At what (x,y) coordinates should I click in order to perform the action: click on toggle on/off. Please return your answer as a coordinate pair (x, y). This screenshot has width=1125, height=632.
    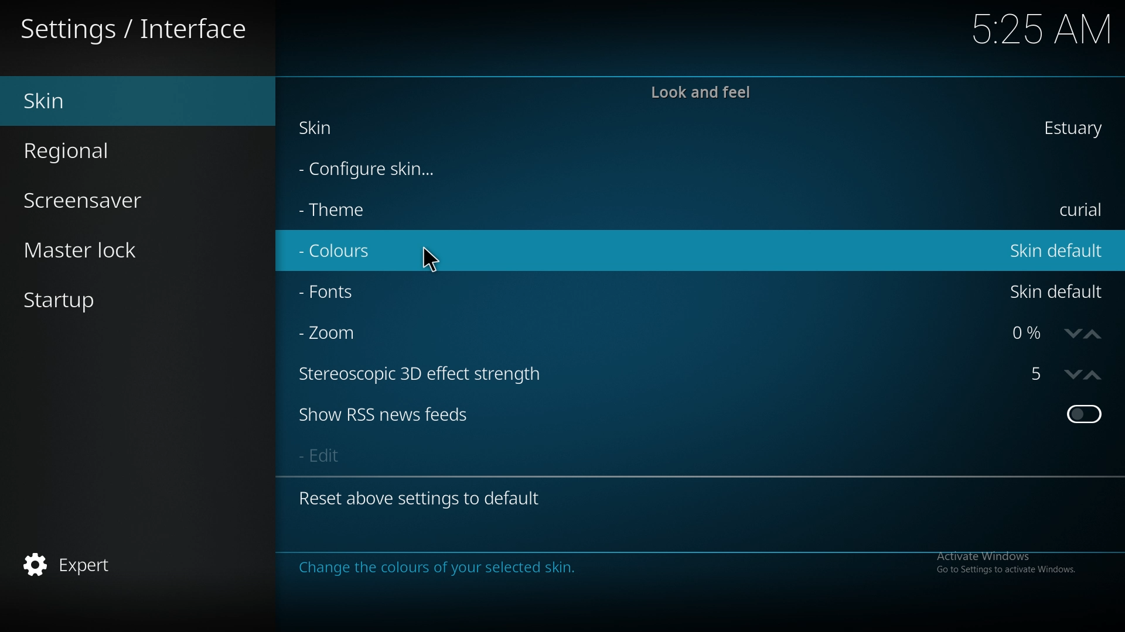
    Looking at the image, I should click on (1084, 416).